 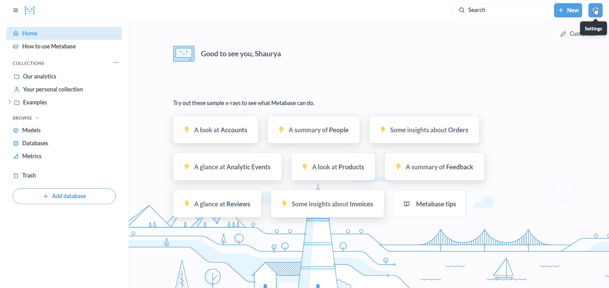 What do you see at coordinates (52, 90) in the screenshot?
I see `your personal collection` at bounding box center [52, 90].